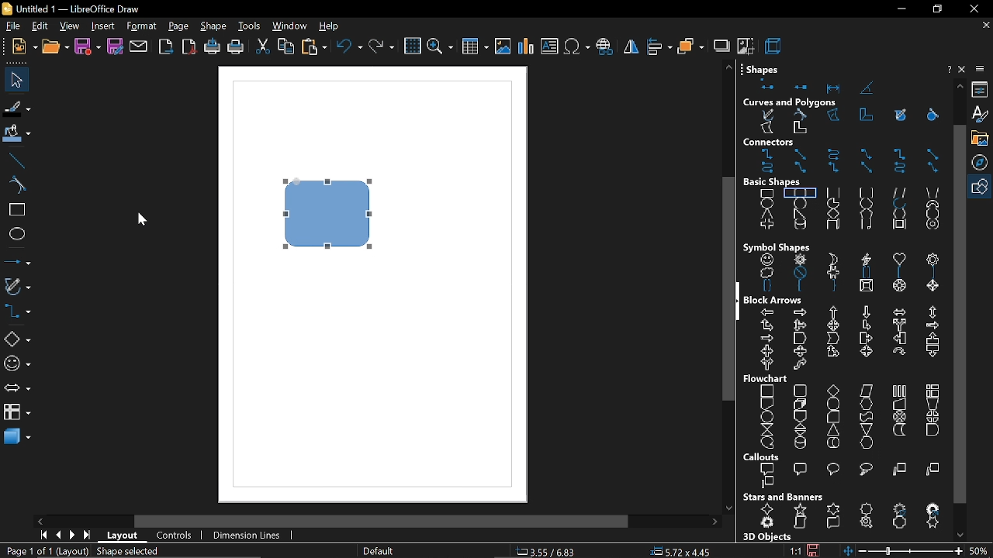 This screenshot has width=993, height=558. I want to click on align, so click(660, 46).